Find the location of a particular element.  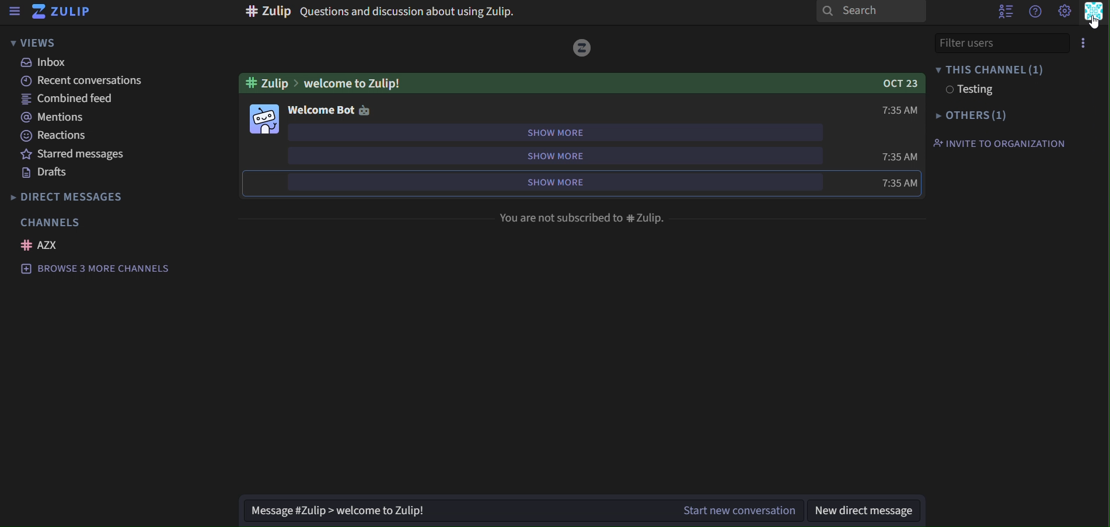

search is located at coordinates (868, 15).